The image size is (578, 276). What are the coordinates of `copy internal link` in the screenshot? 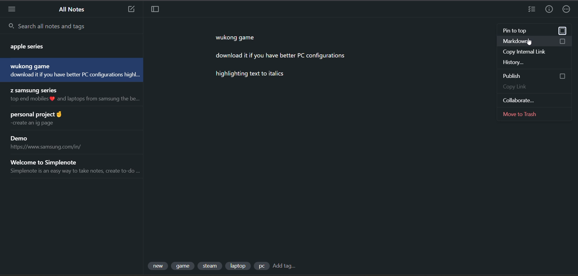 It's located at (528, 52).